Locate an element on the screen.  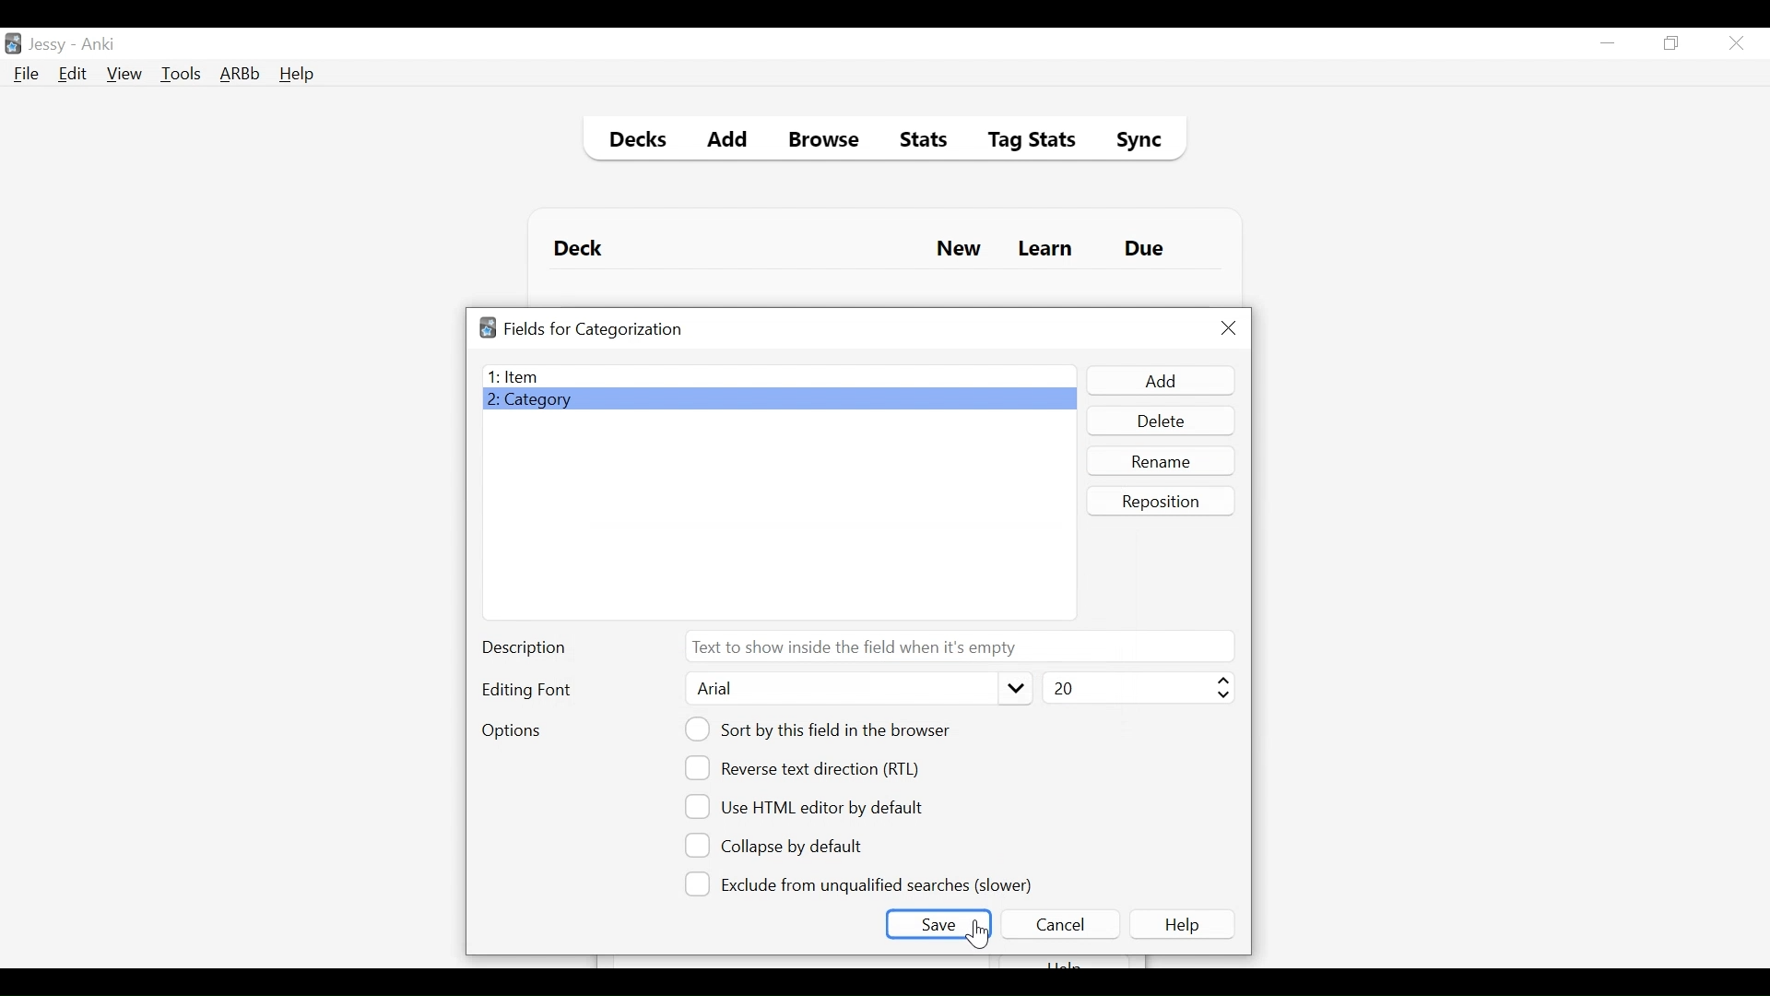
Add is located at coordinates (1159, 381).